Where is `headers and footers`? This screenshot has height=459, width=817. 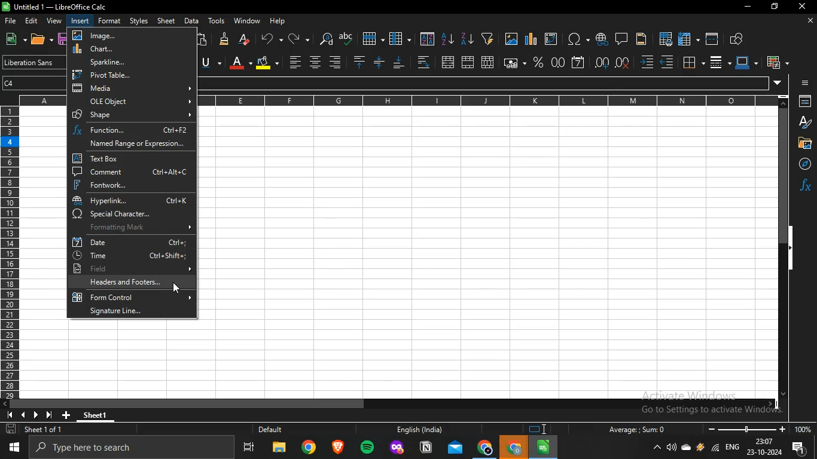
headers and footers is located at coordinates (134, 282).